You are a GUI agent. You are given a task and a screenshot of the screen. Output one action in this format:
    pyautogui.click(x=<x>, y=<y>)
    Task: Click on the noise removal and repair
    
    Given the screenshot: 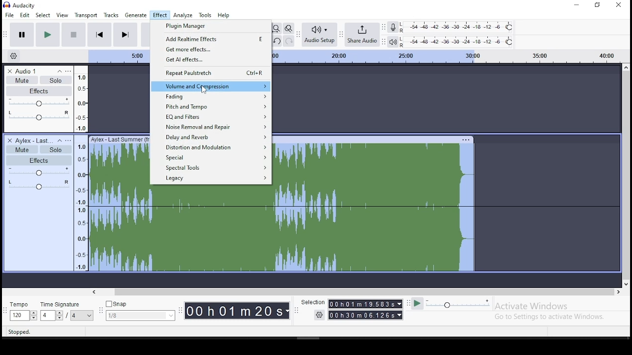 What is the action you would take?
    pyautogui.click(x=210, y=127)
    